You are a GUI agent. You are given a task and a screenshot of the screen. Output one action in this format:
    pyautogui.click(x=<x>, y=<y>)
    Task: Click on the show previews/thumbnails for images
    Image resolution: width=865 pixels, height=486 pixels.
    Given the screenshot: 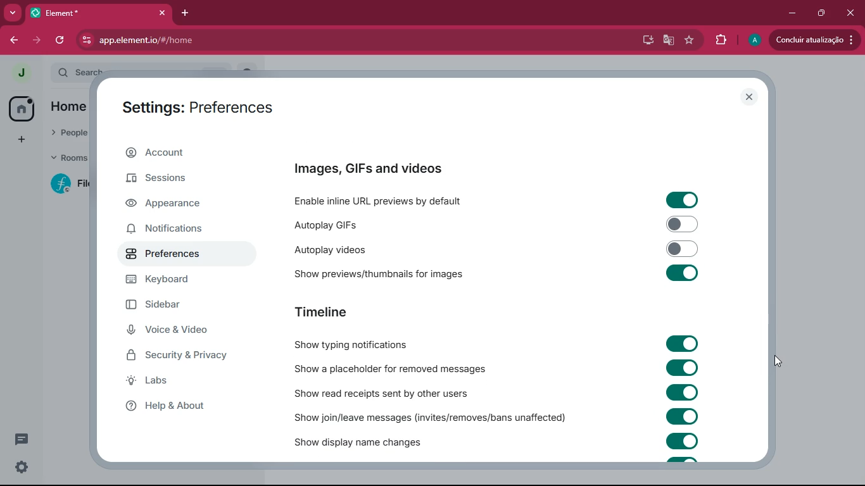 What is the action you would take?
    pyautogui.click(x=396, y=272)
    